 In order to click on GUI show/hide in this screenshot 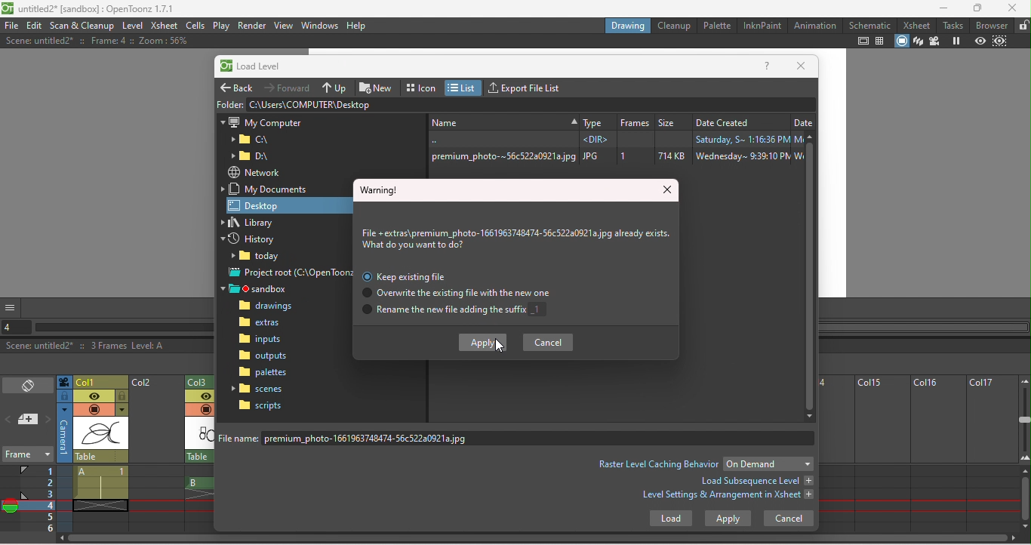, I will do `click(11, 307)`.